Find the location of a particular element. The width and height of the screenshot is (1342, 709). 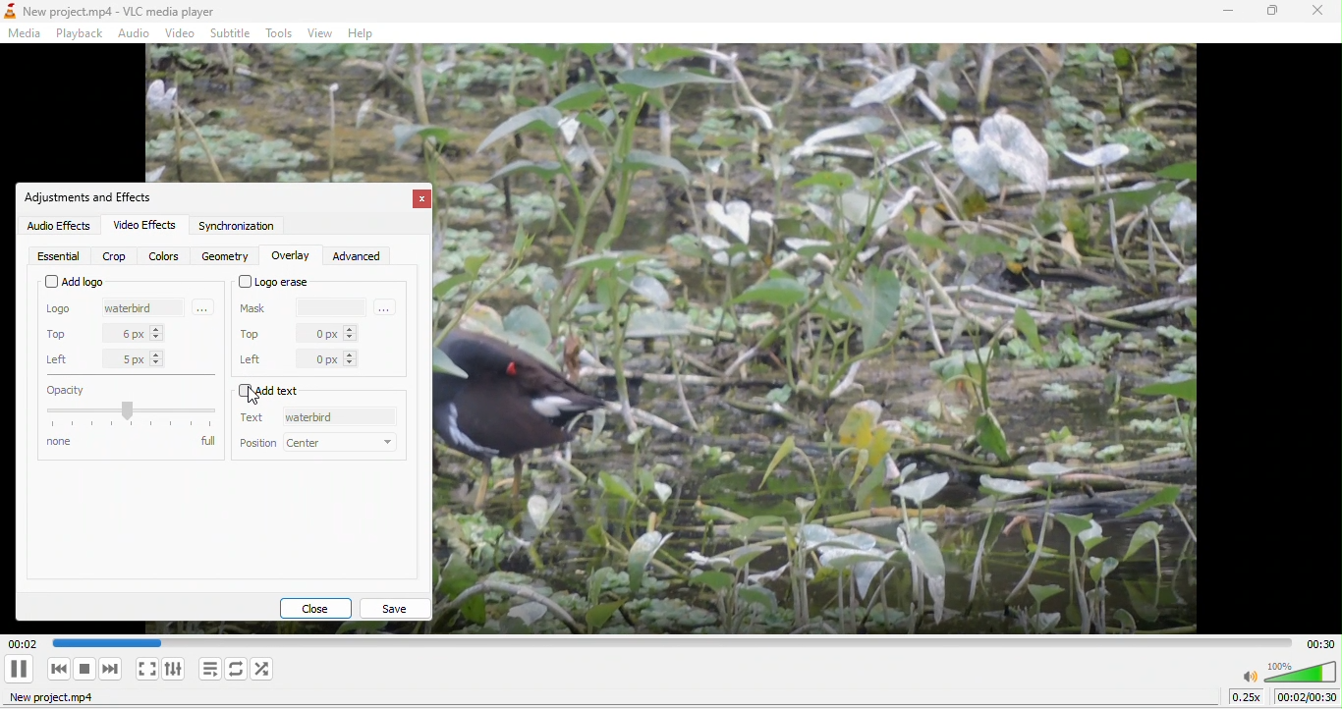

media is located at coordinates (24, 35).